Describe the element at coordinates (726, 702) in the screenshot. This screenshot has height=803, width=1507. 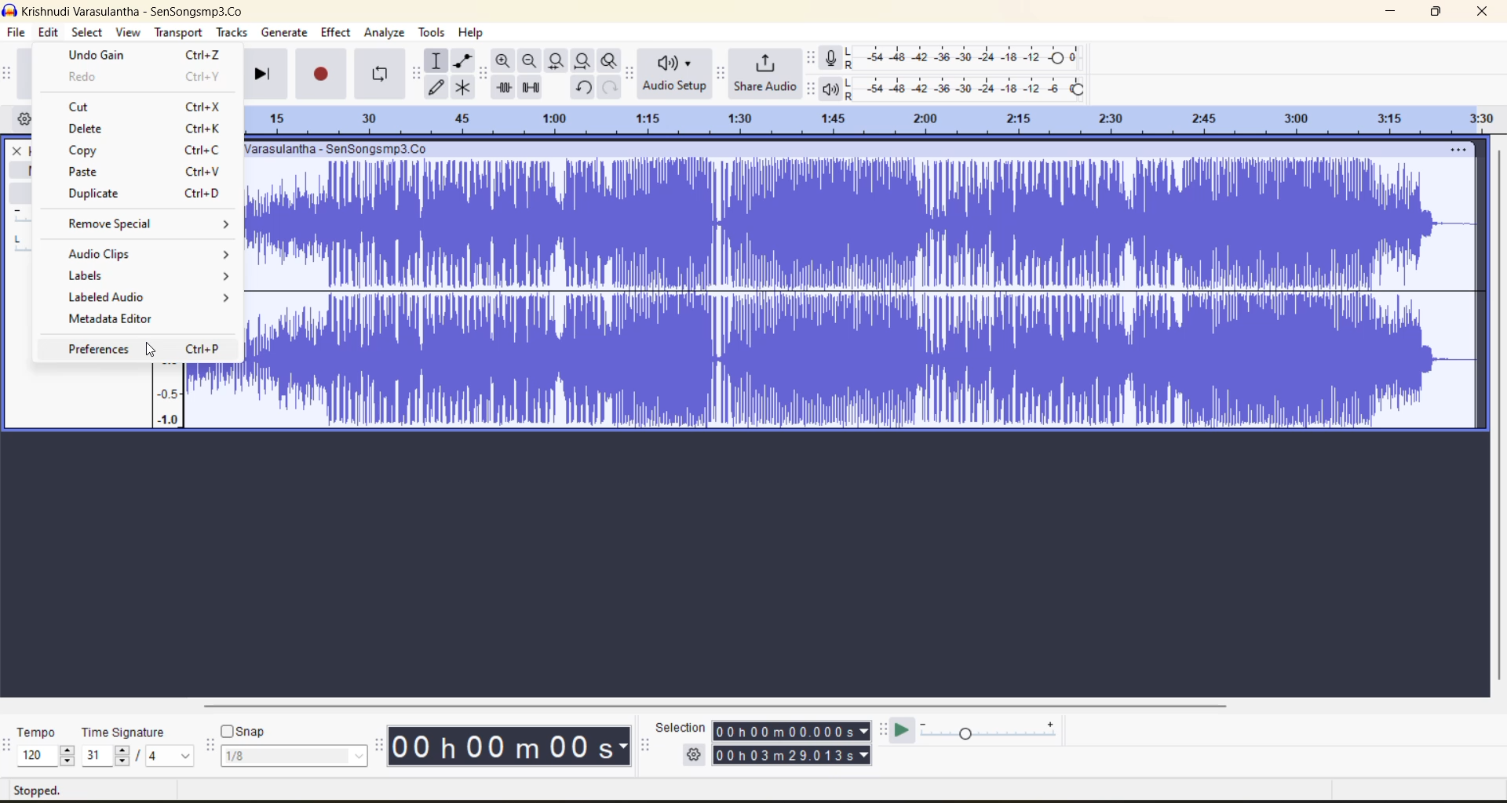
I see `horizontal scroll bar` at that location.